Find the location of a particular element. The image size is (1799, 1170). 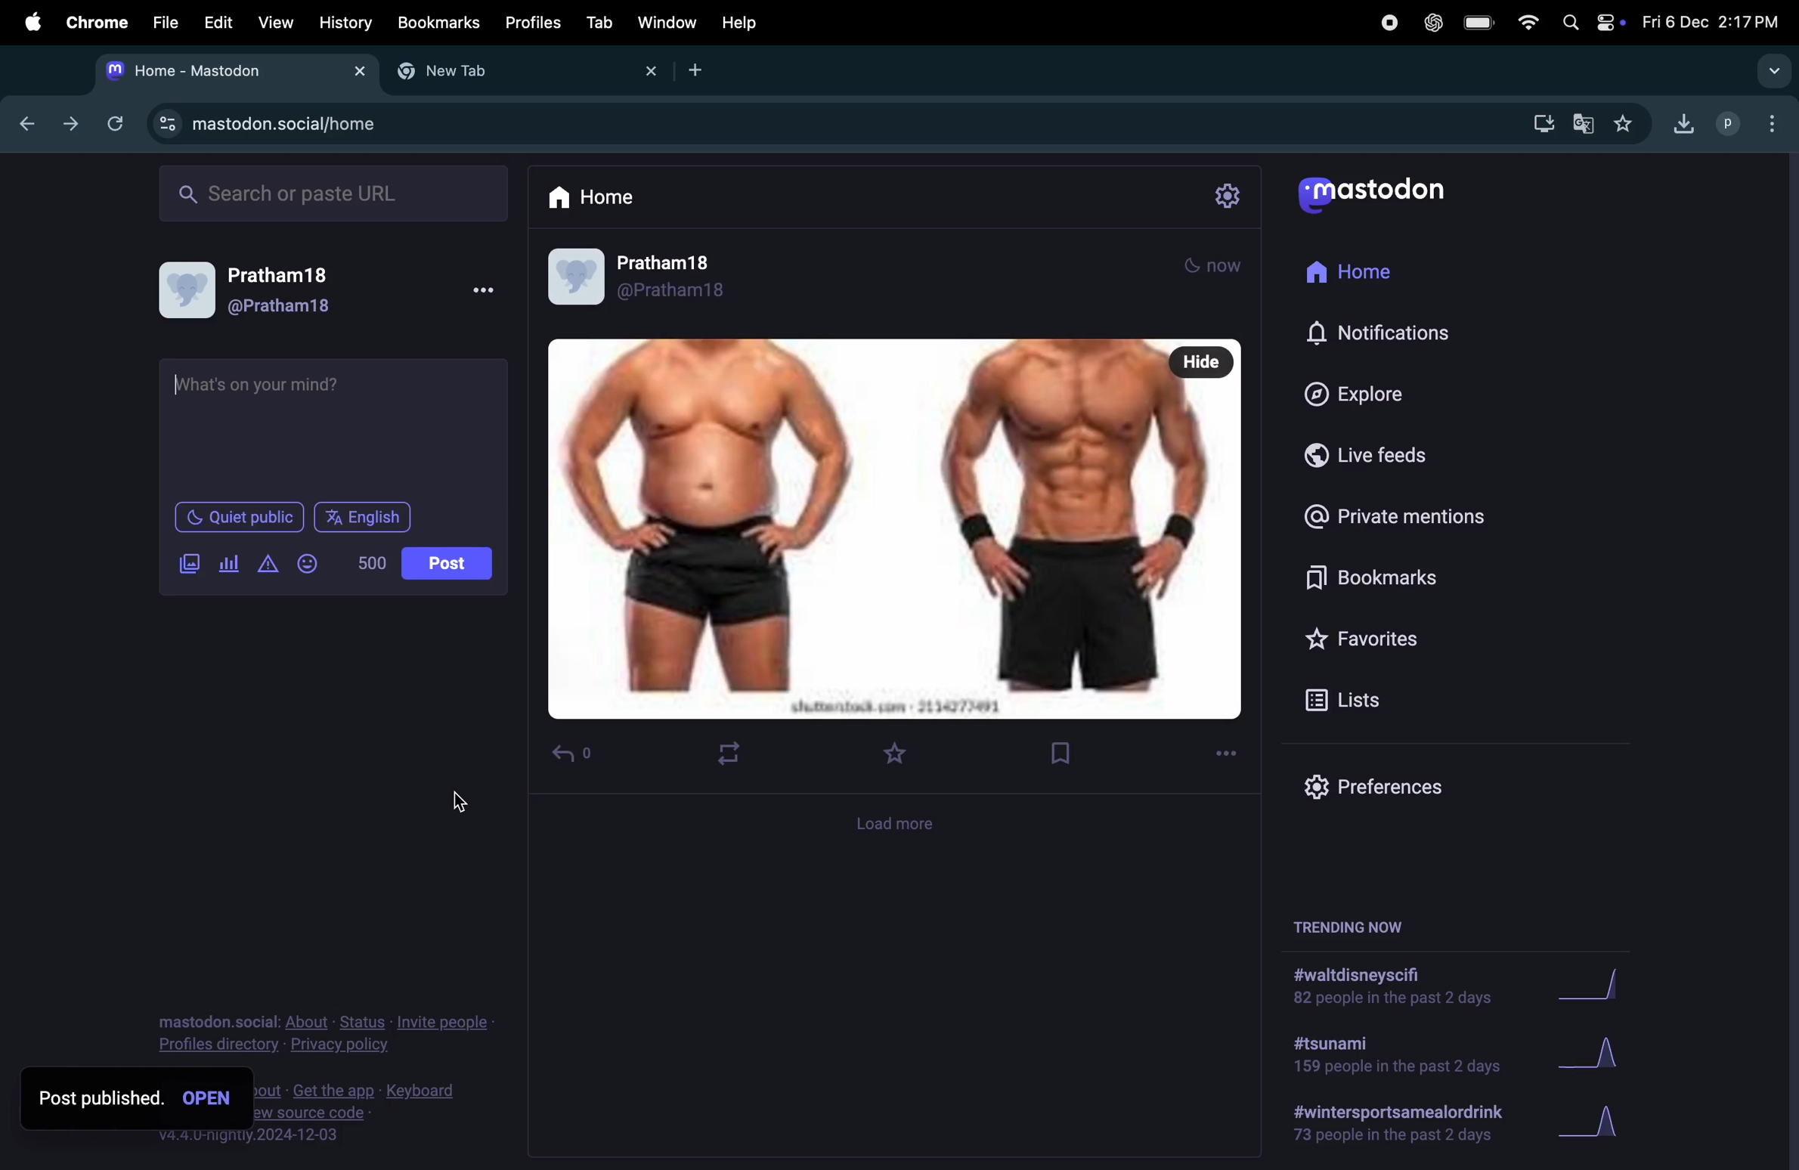

downloads is located at coordinates (1684, 121).